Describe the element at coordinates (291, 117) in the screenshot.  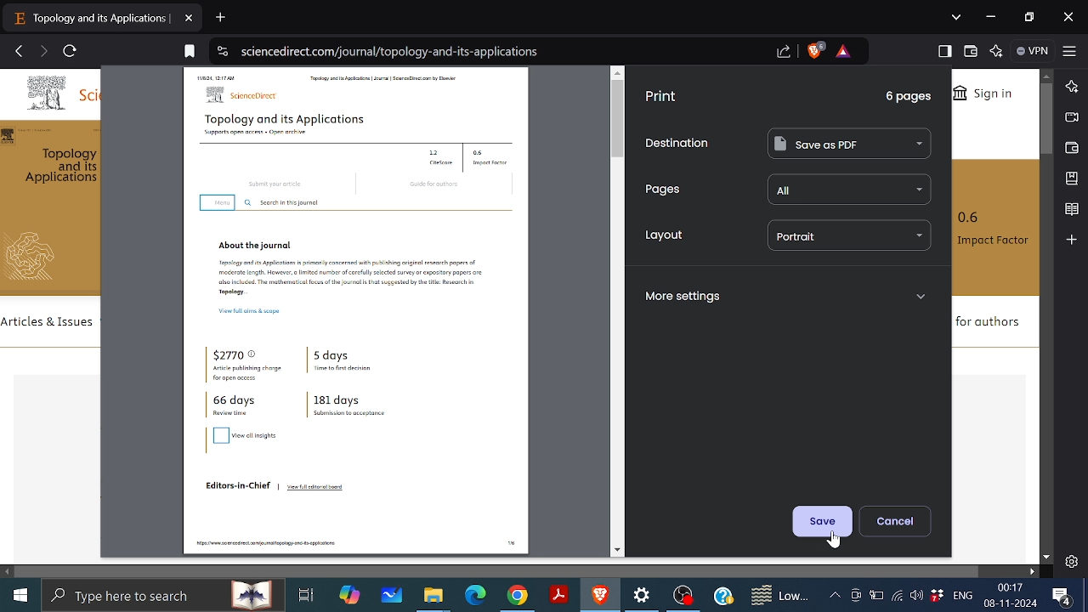
I see `Topoloay and its Applications` at that location.